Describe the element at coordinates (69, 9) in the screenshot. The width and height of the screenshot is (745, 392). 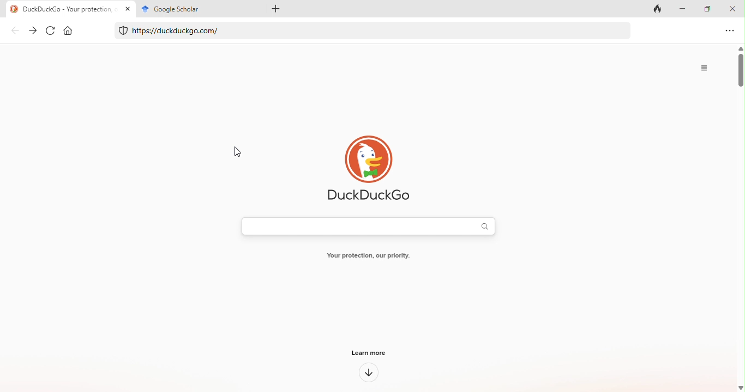
I see `title` at that location.